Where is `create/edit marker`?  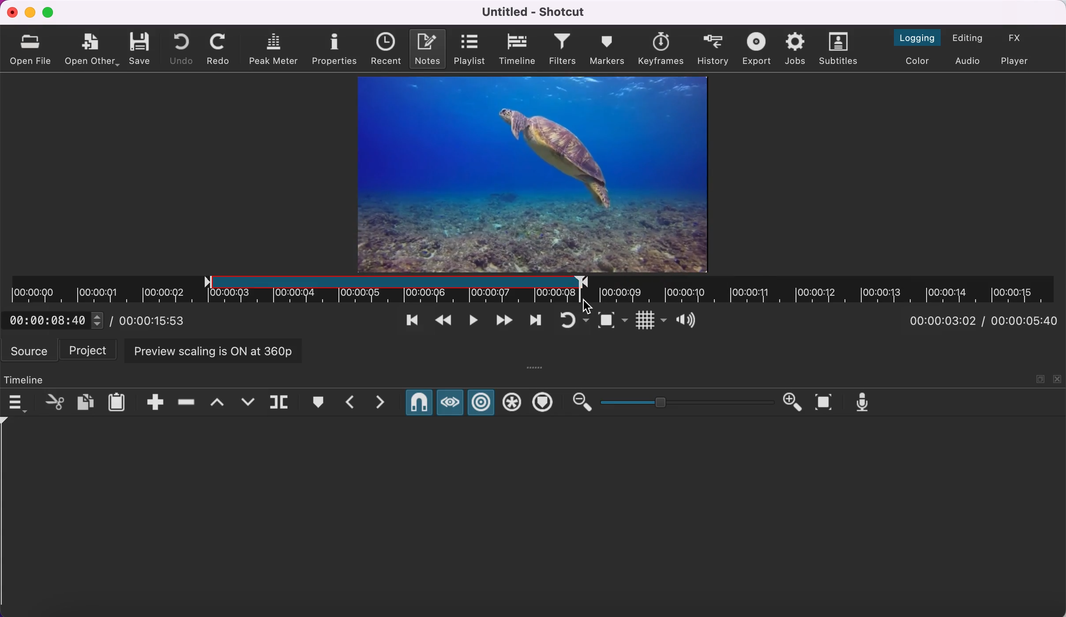 create/edit marker is located at coordinates (317, 400).